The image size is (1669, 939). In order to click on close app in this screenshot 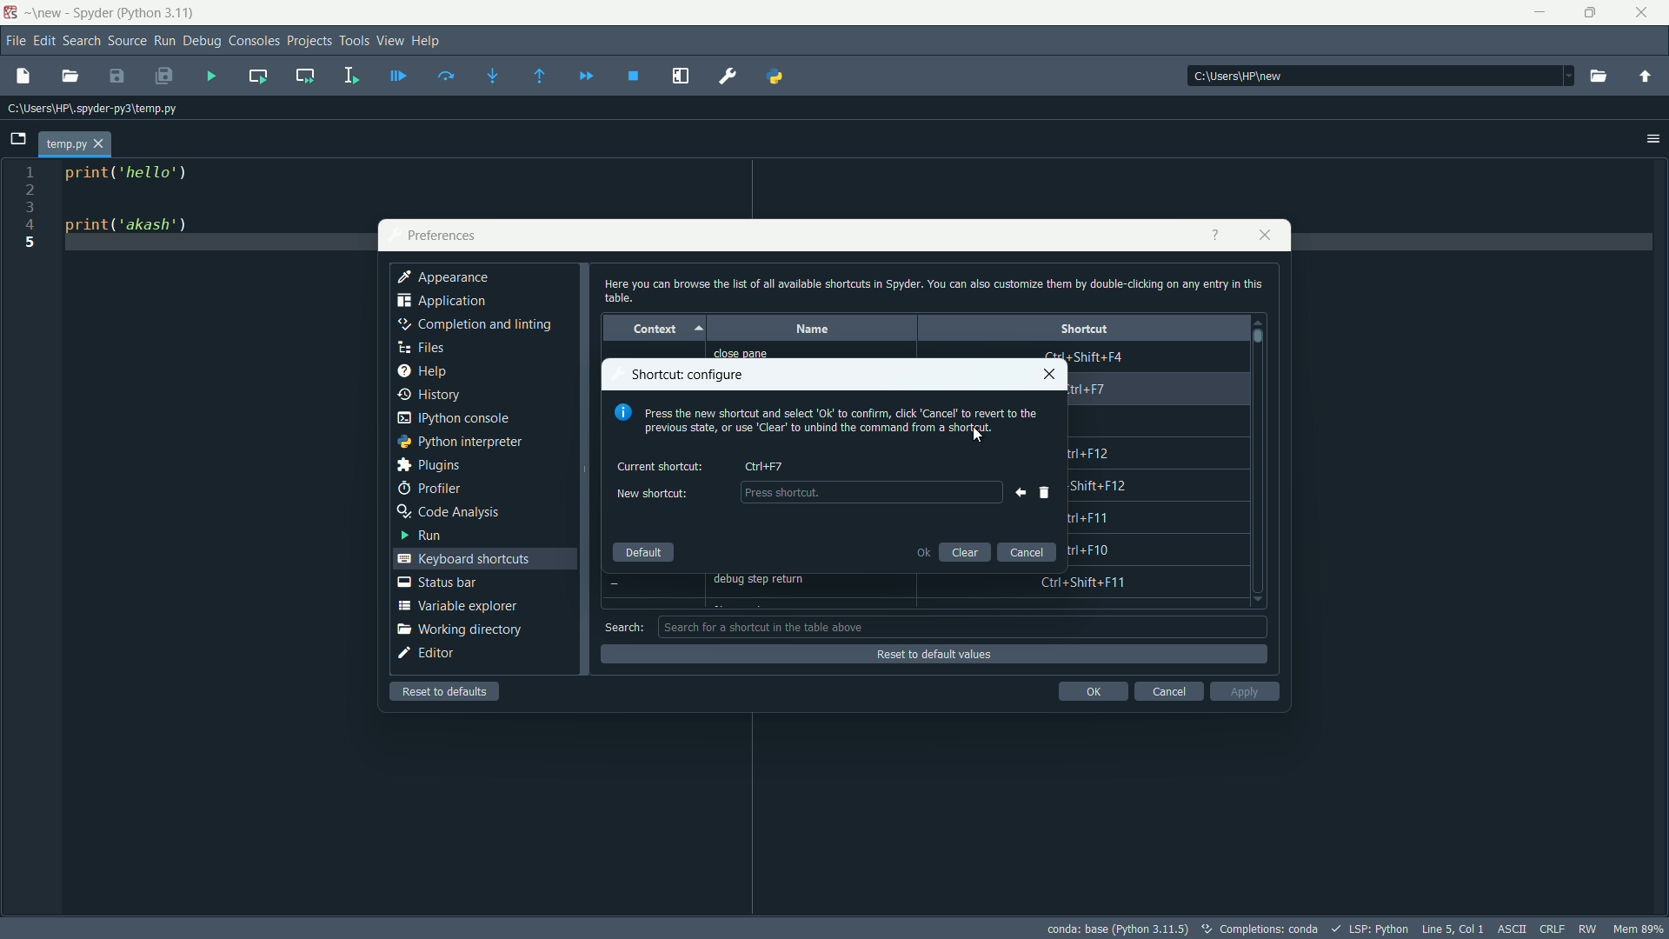, I will do `click(1646, 13)`.